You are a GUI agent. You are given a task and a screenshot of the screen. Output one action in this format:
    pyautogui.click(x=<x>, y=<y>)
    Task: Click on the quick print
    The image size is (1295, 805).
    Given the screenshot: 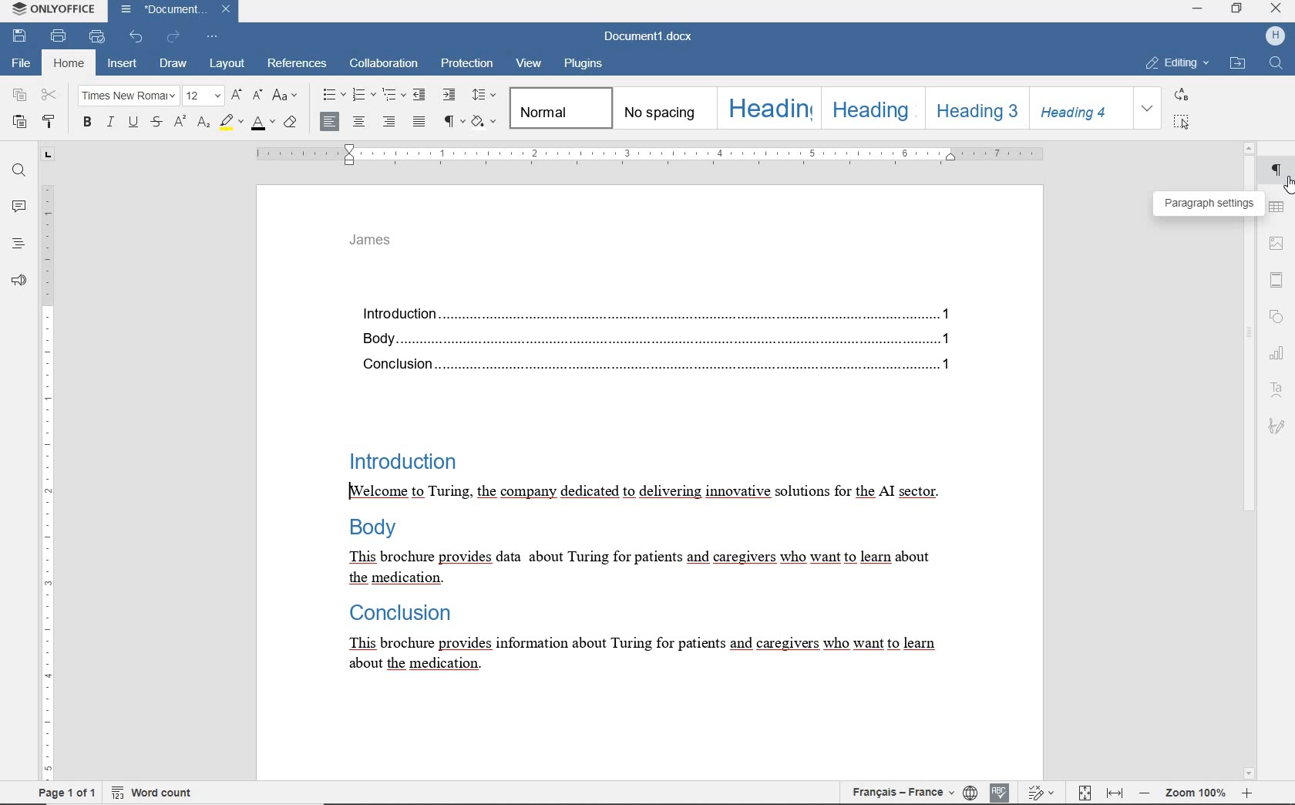 What is the action you would take?
    pyautogui.click(x=96, y=37)
    